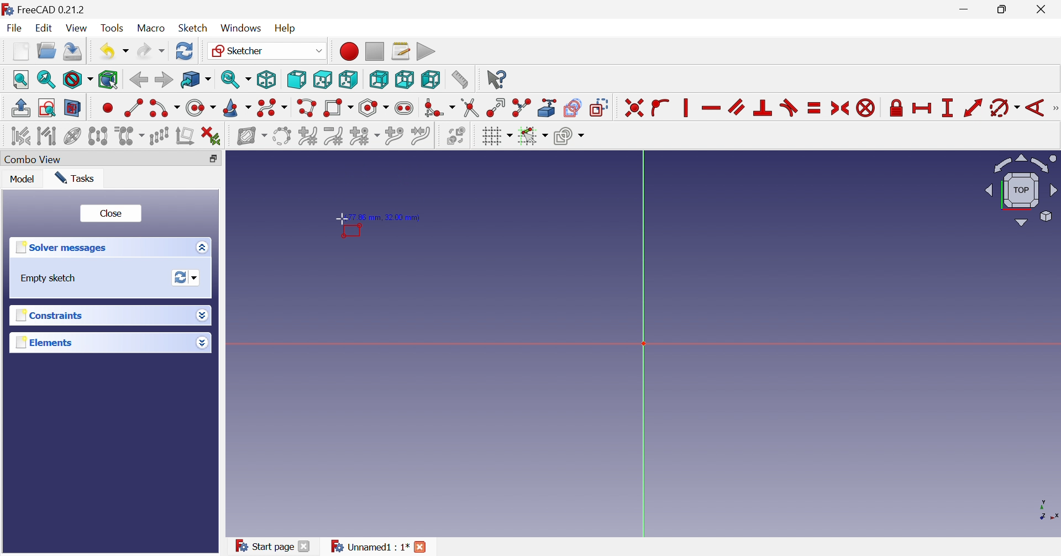  Describe the element at coordinates (401, 50) in the screenshot. I see `Macros...` at that location.